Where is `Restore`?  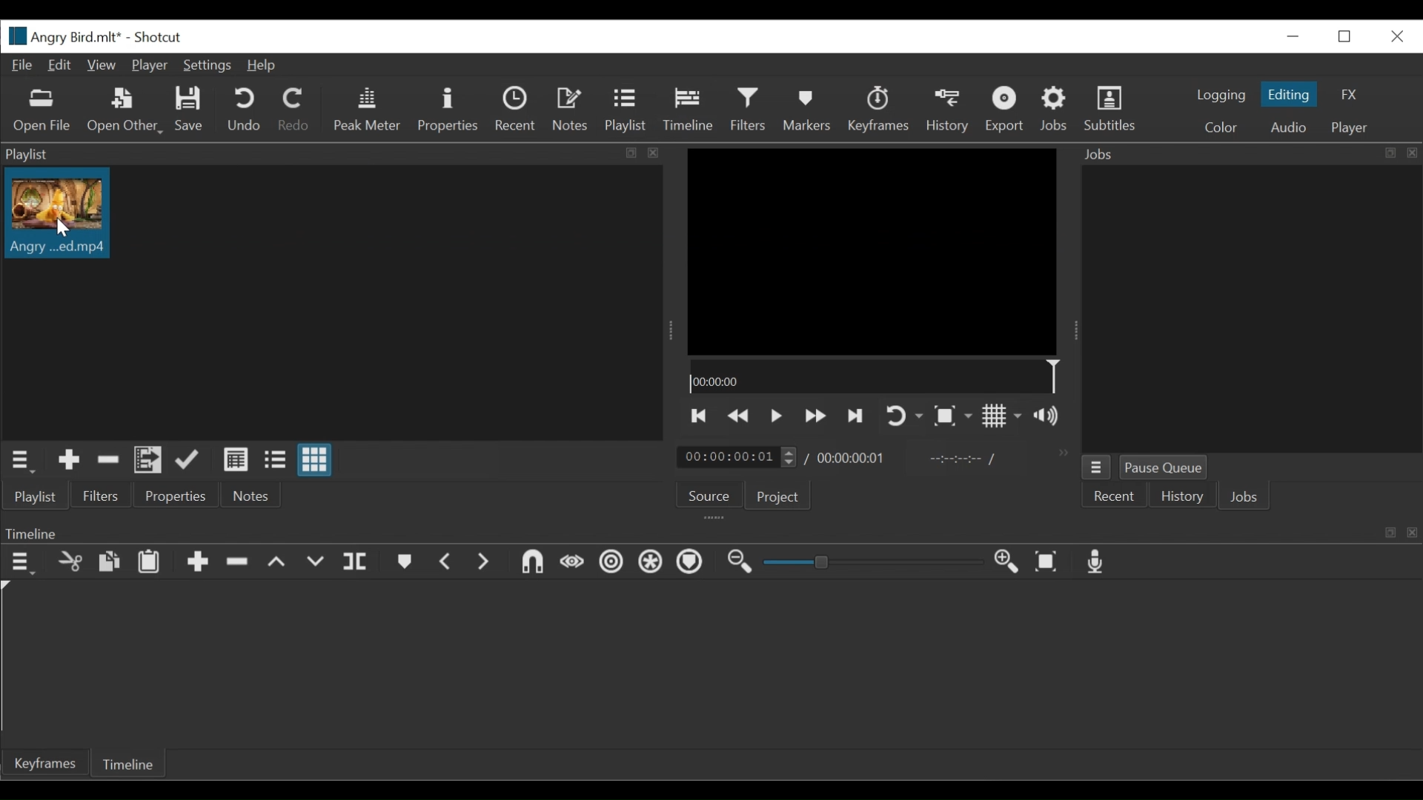
Restore is located at coordinates (1344, 36).